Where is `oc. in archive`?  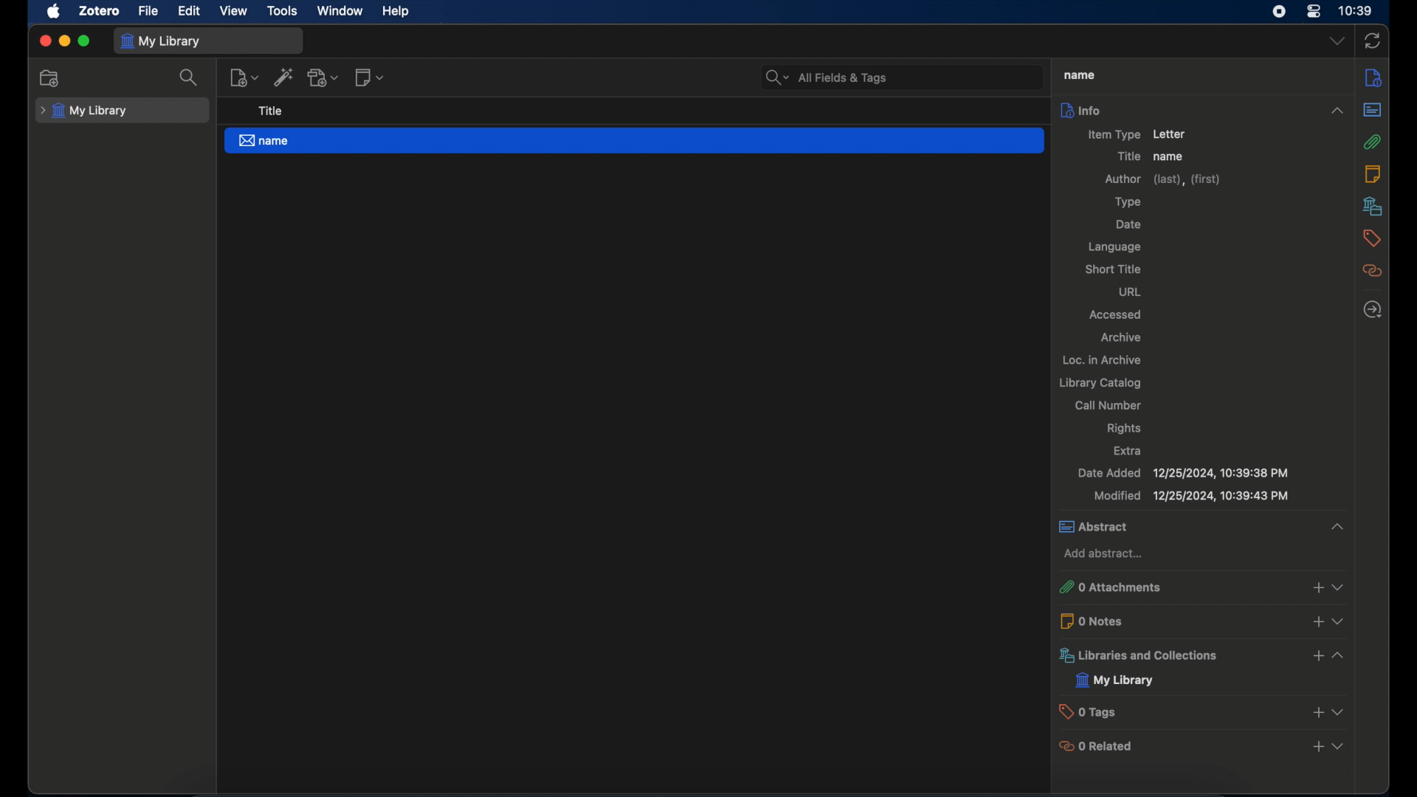
oc. in archive is located at coordinates (1101, 361).